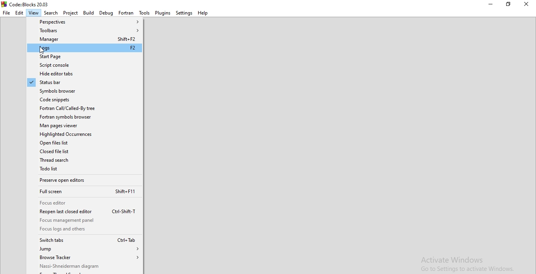 This screenshot has height=274, width=536. I want to click on Build , so click(88, 13).